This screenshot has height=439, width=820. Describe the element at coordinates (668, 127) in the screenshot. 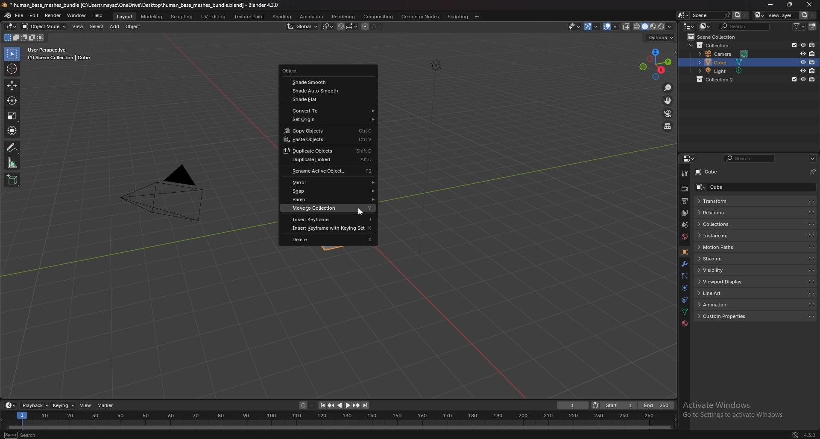

I see `switch view from perspective/orthographic` at that location.